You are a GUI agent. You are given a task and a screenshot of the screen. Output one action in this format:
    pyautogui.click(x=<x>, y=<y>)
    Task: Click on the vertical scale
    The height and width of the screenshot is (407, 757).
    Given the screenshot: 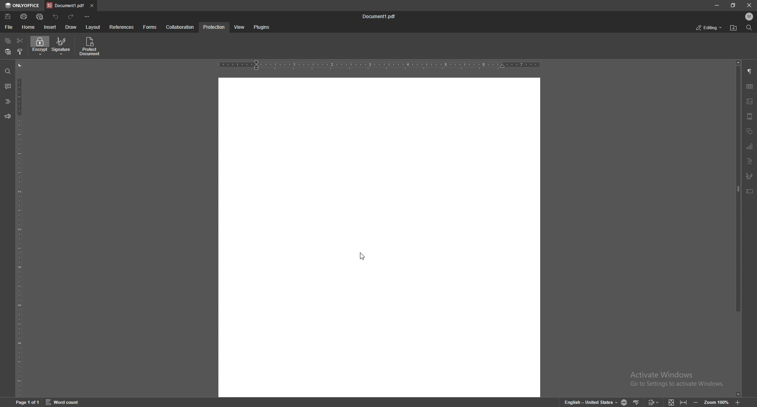 What is the action you would take?
    pyautogui.click(x=19, y=229)
    